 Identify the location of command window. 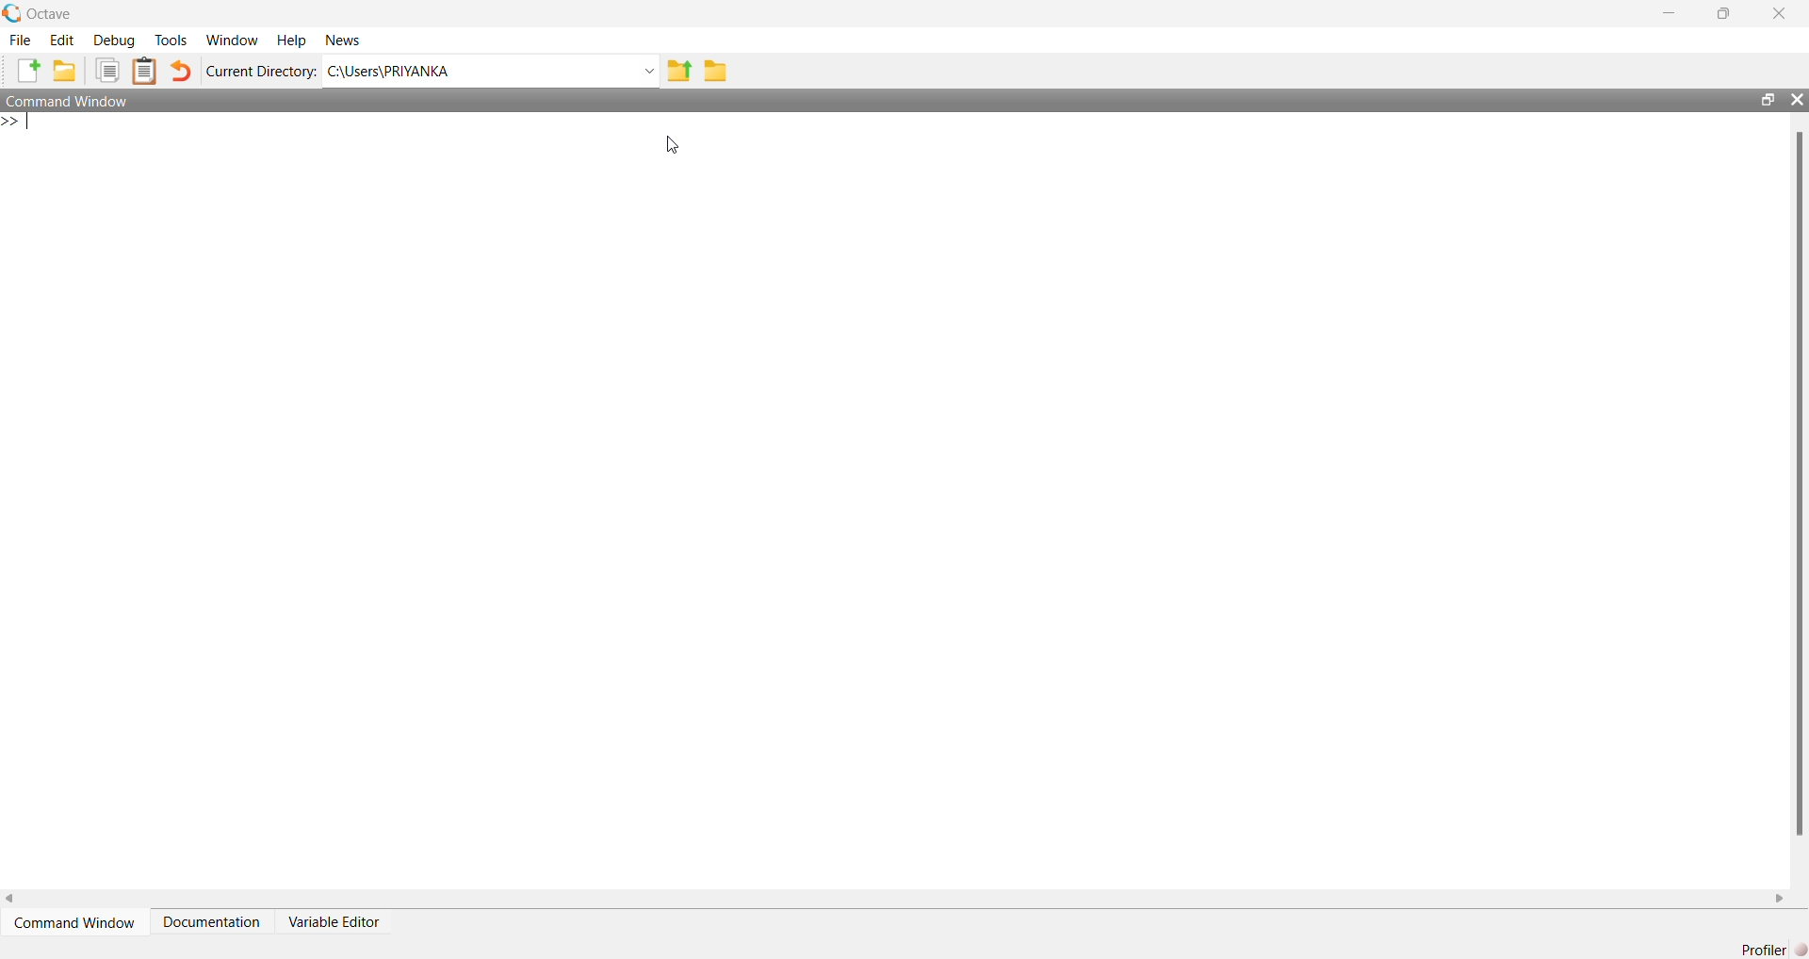
(72, 926).